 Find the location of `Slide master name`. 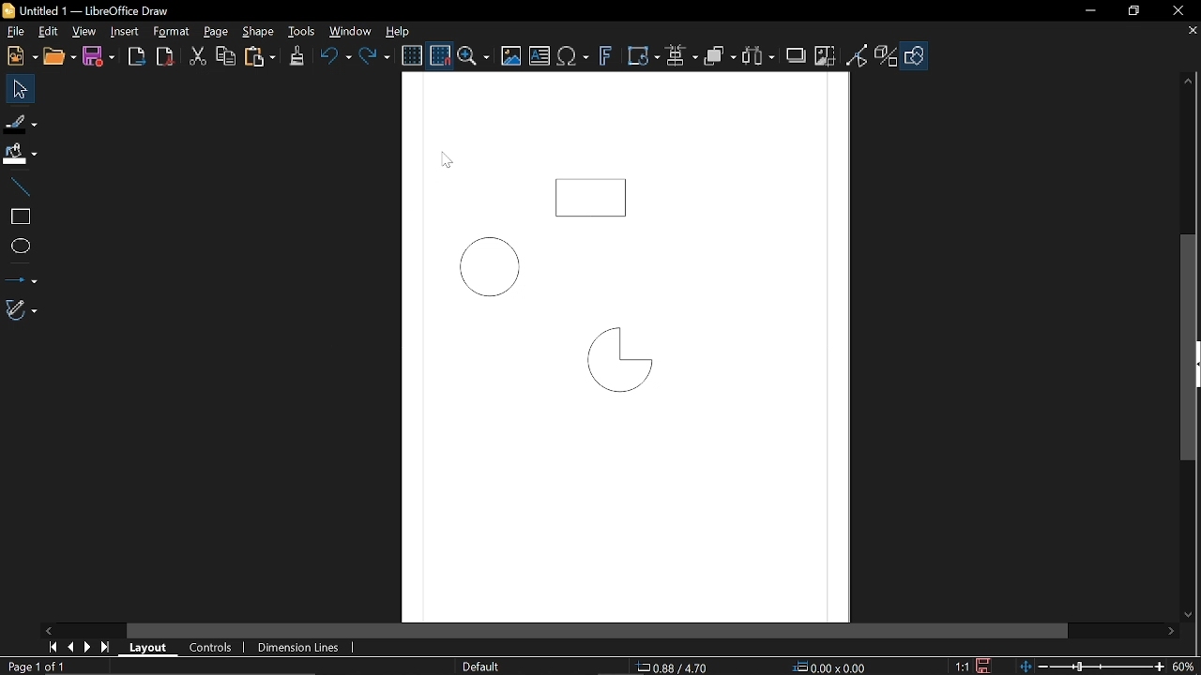

Slide master name is located at coordinates (479, 667).